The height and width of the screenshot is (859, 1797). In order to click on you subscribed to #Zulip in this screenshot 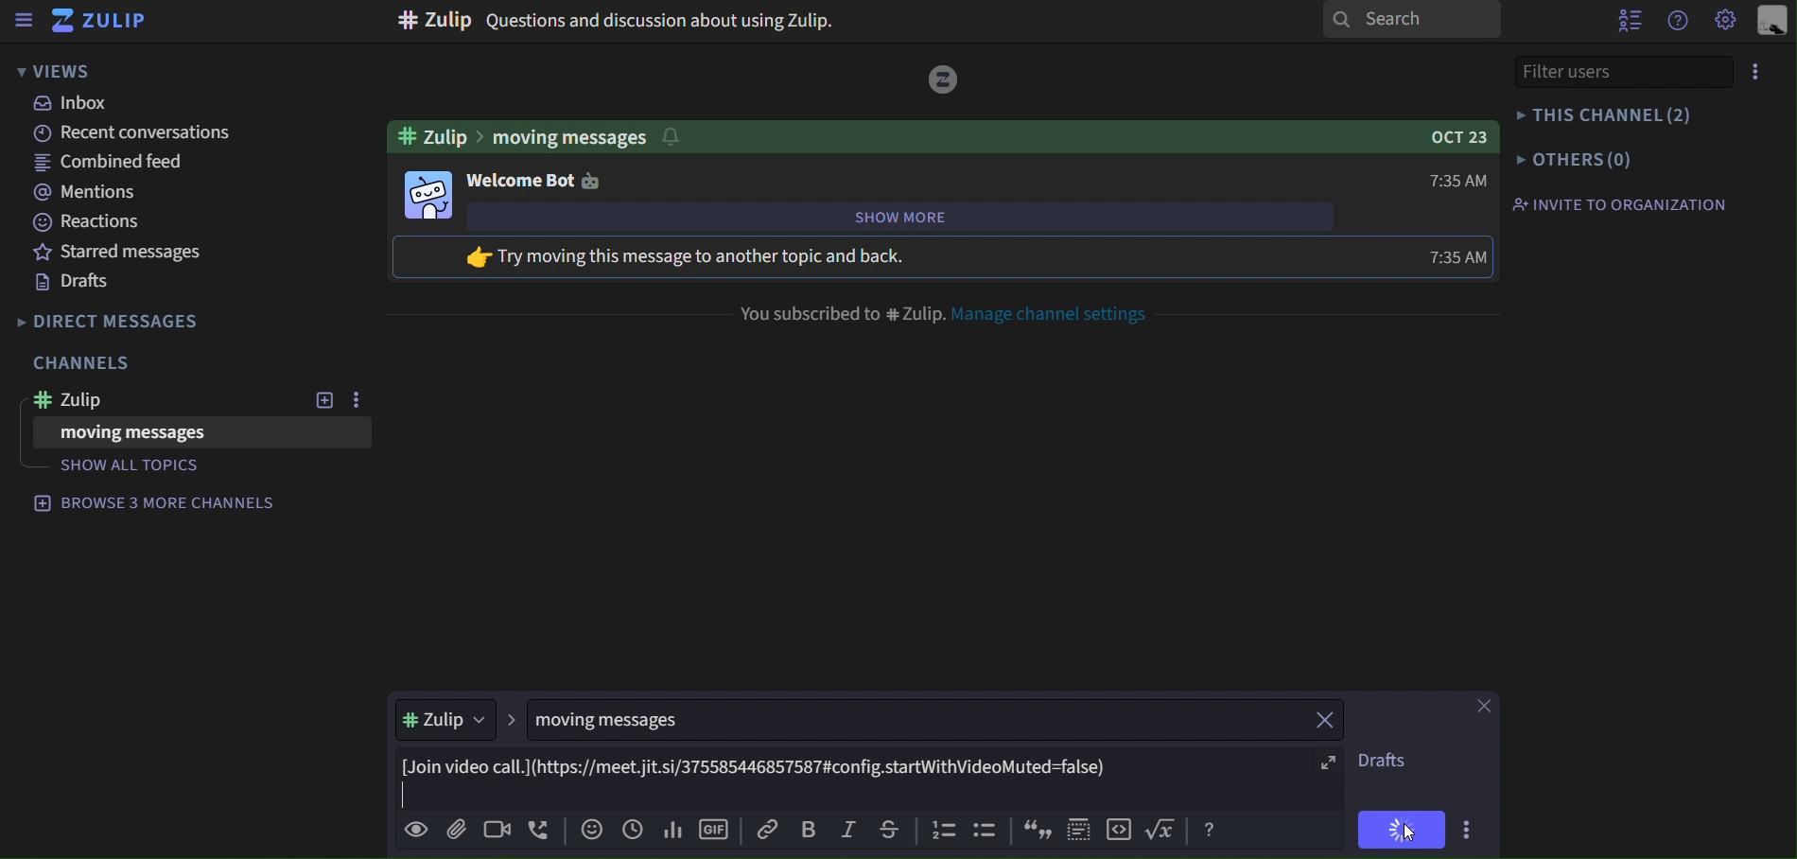, I will do `click(839, 310)`.